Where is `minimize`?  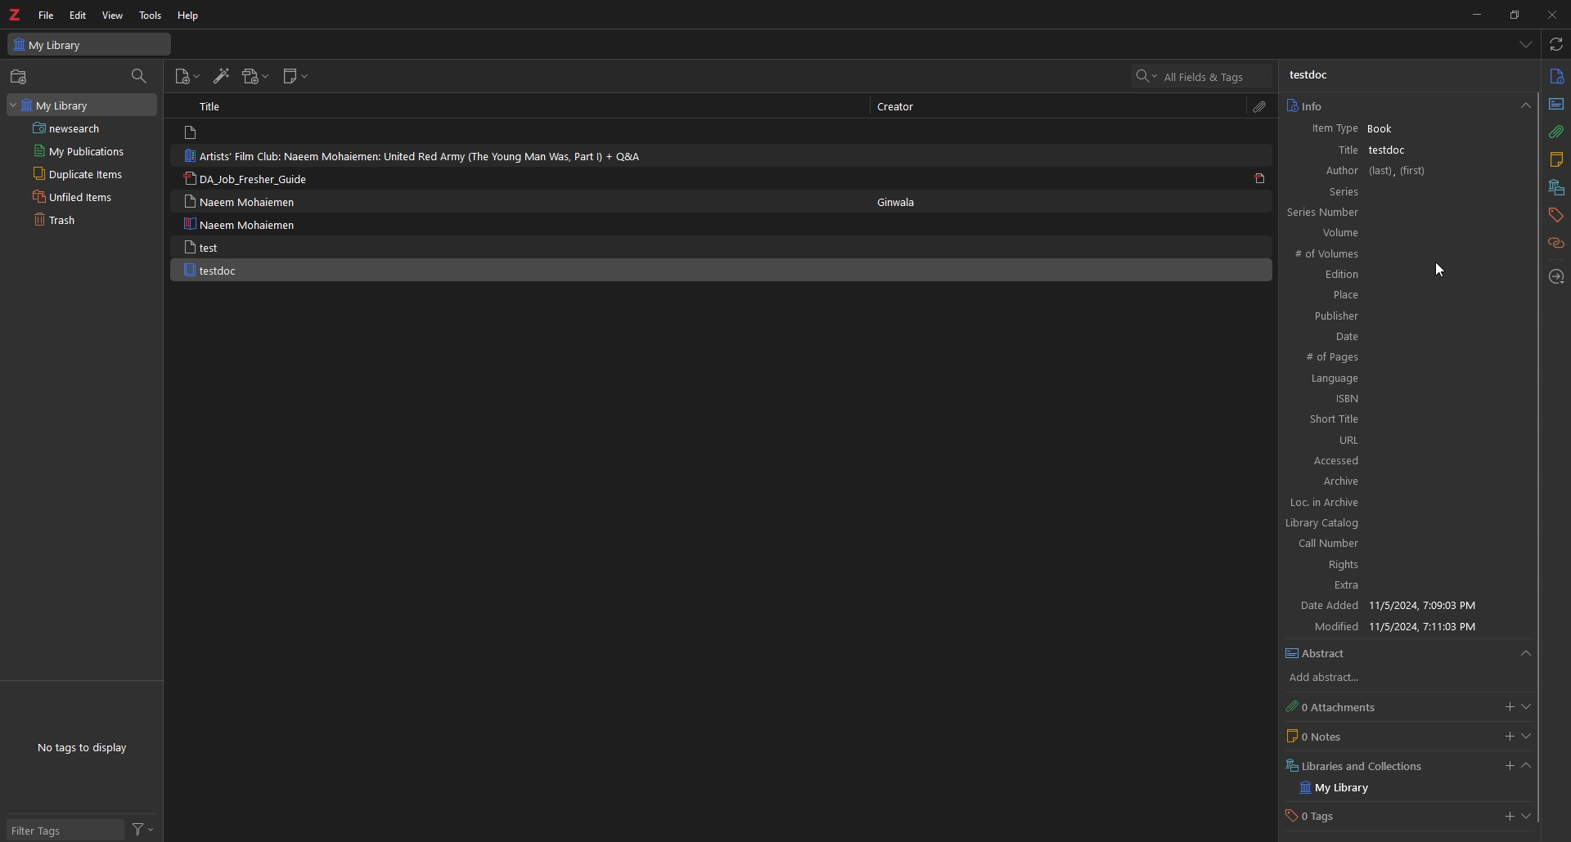
minimize is located at coordinates (1474, 15).